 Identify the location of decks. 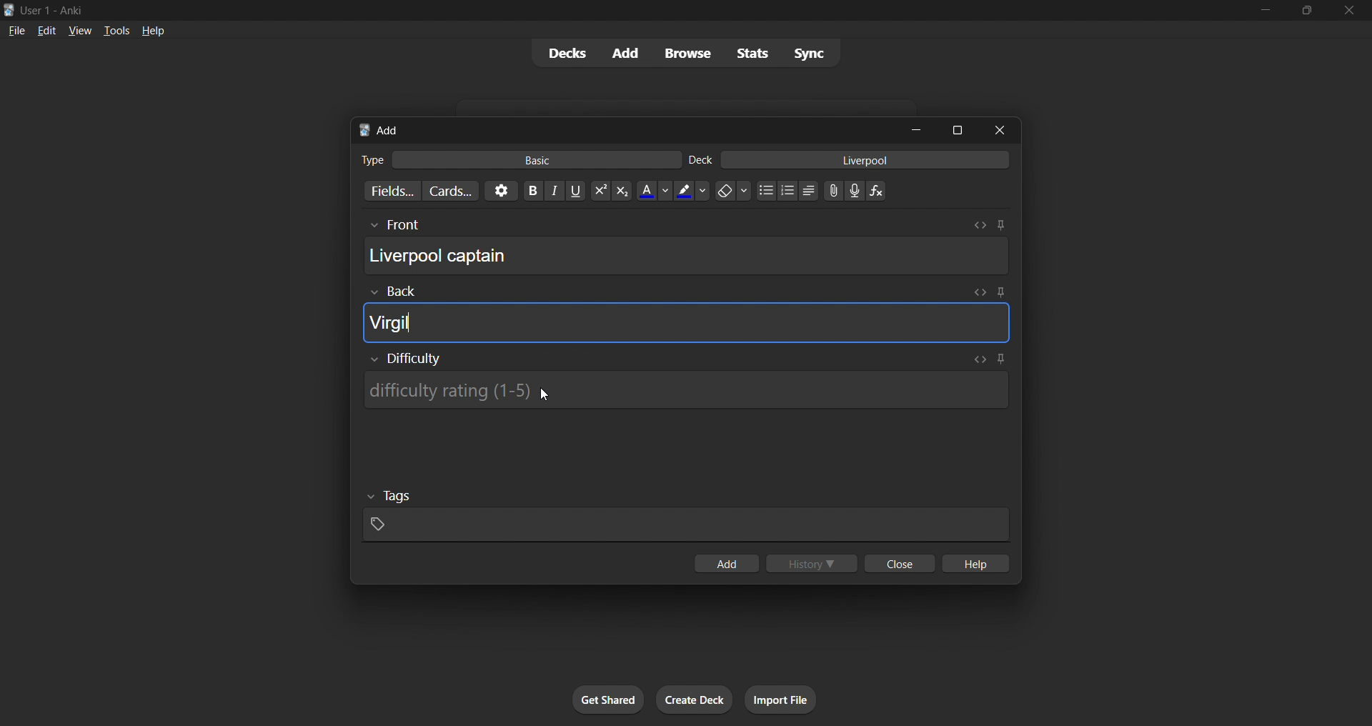
(565, 54).